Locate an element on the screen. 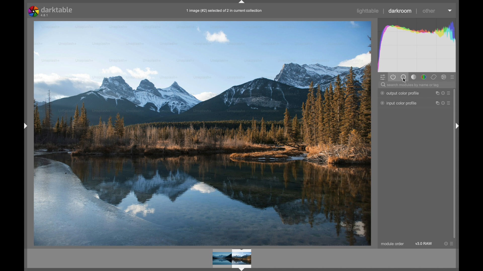 Image resolution: width=483 pixels, height=271 pixels. drag handle is located at coordinates (25, 126).